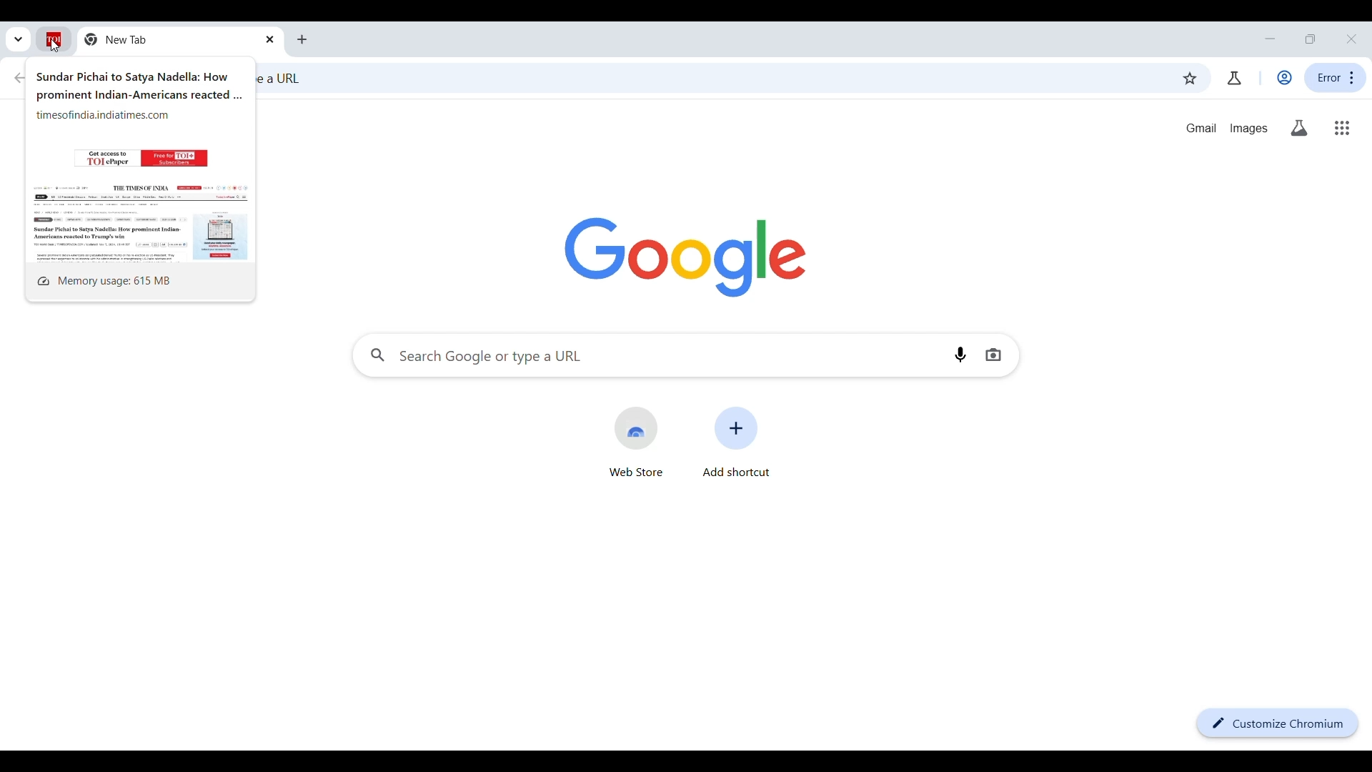 The image size is (1372, 772). I want to click on Open Google webstore, so click(637, 442).